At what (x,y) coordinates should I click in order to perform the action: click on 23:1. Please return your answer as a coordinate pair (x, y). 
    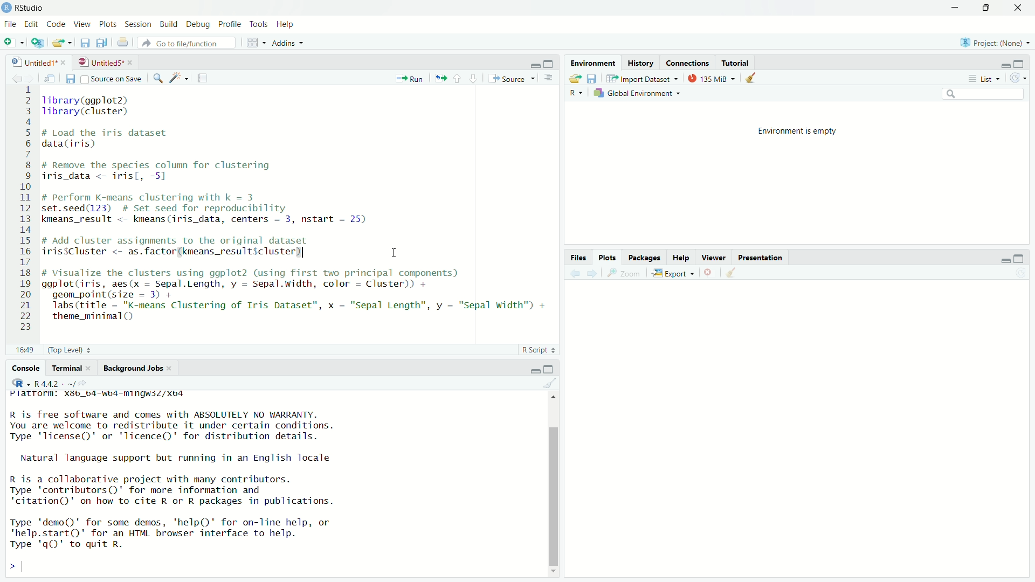
    Looking at the image, I should click on (19, 348).